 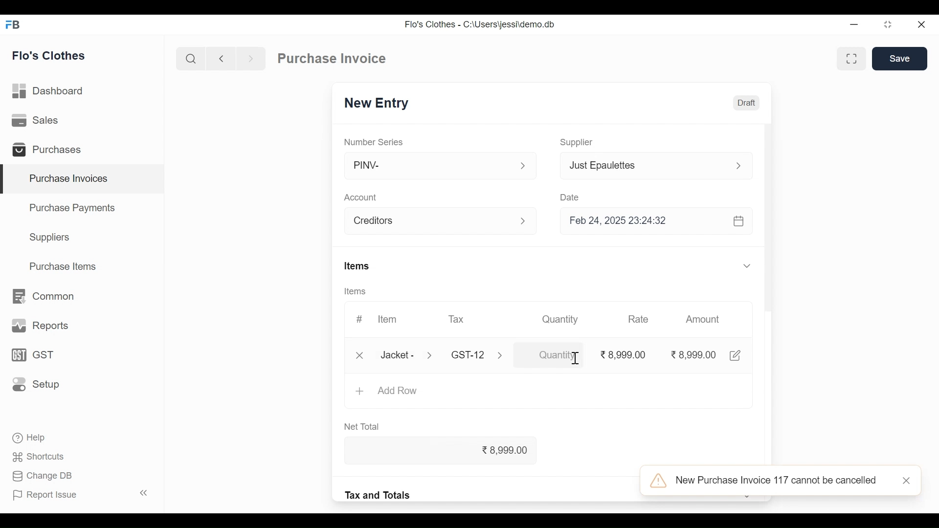 I want to click on Tax and Totals, so click(x=379, y=495).